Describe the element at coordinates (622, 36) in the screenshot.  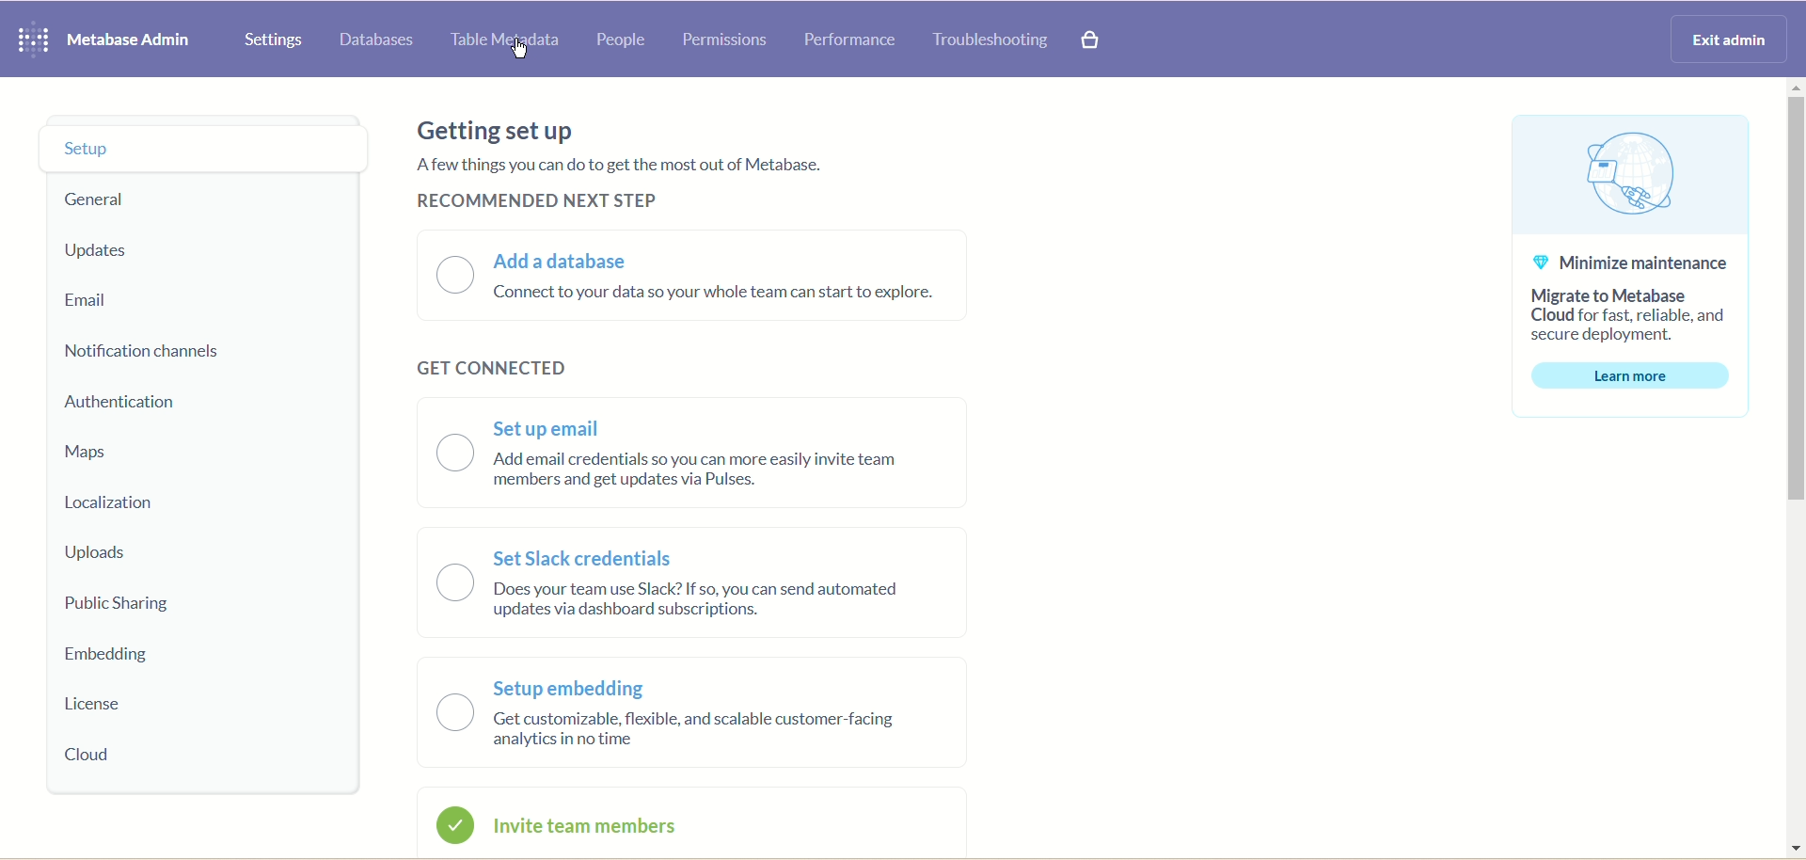
I see `People` at that location.